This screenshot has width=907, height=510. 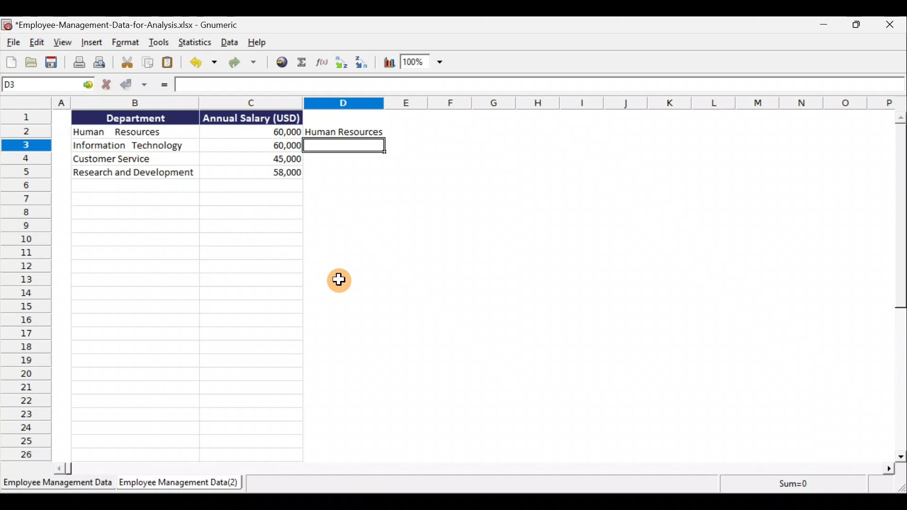 What do you see at coordinates (185, 146) in the screenshot?
I see `Data` at bounding box center [185, 146].